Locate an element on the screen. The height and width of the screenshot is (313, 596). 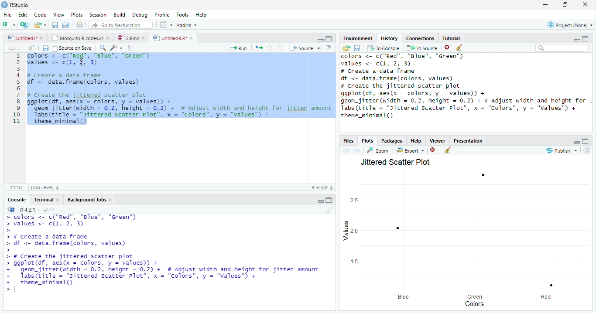
Jittered Scatter Plot is located at coordinates (396, 162).